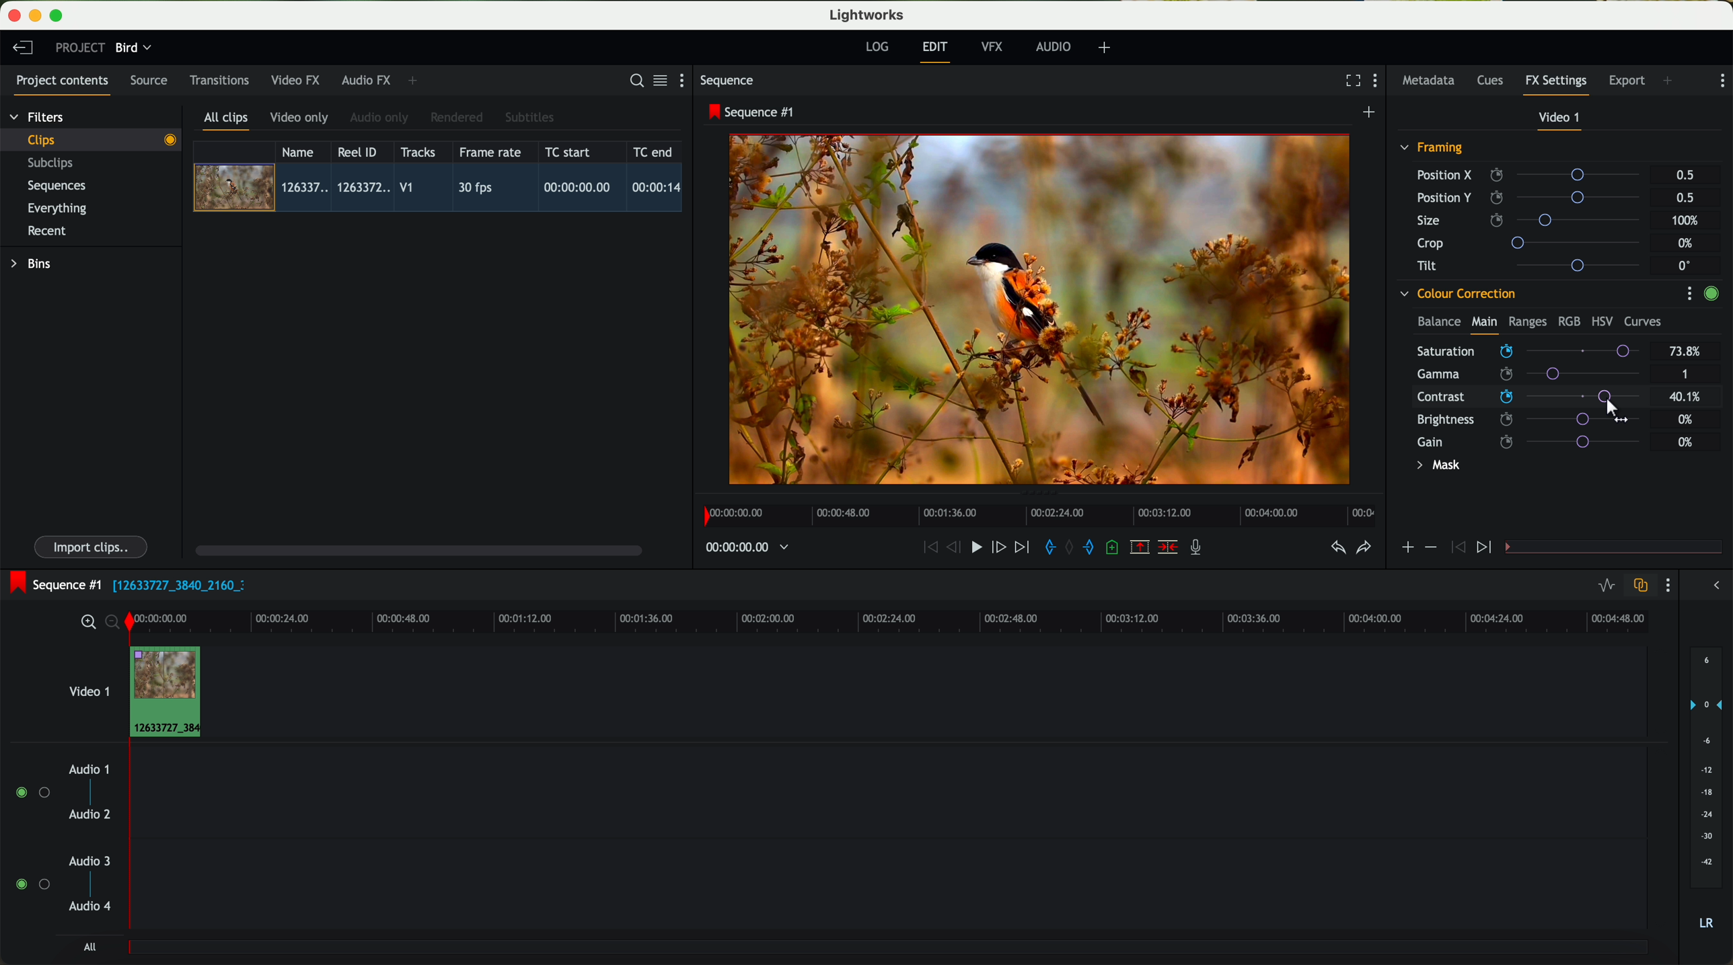  I want to click on audio 3, so click(83, 860).